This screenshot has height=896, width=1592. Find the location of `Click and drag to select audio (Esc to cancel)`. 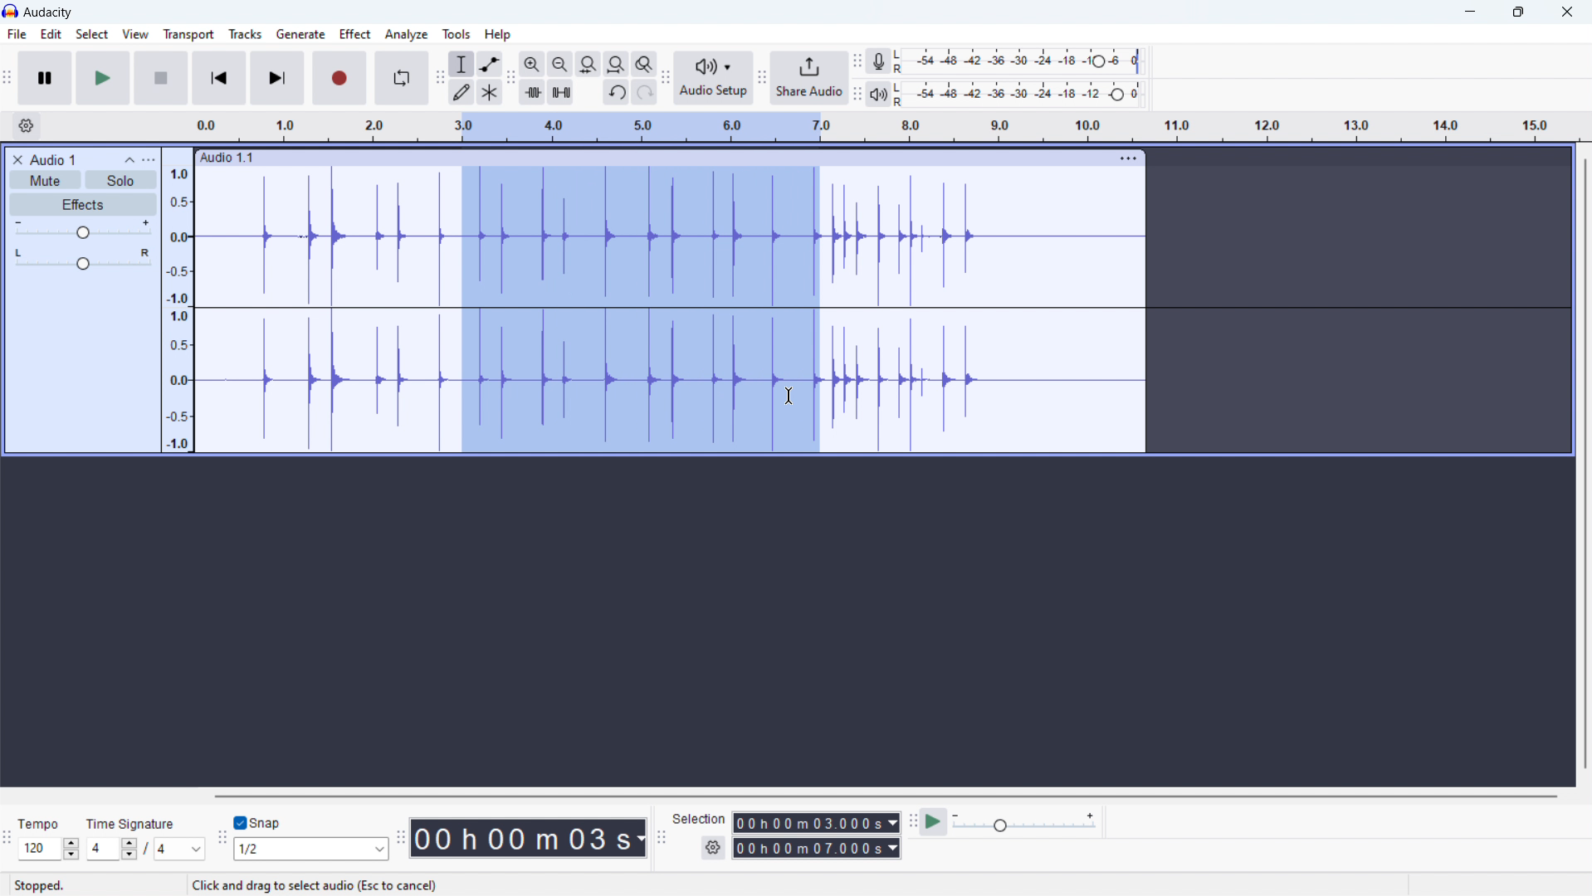

Click and drag to select audio (Esc to cancel) is located at coordinates (325, 886).